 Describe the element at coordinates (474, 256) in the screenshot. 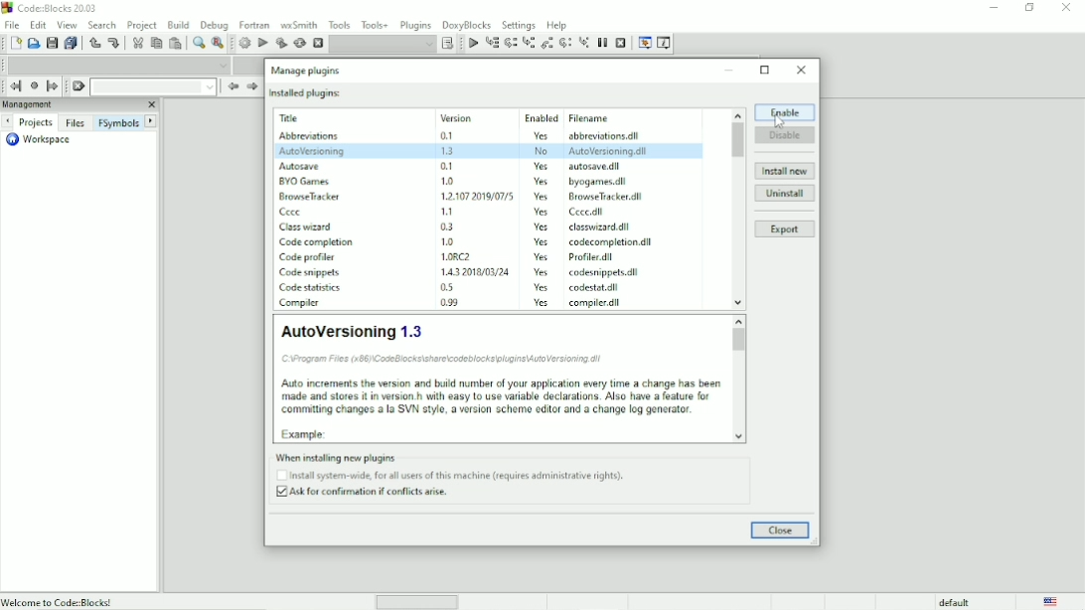

I see `version ` at that location.